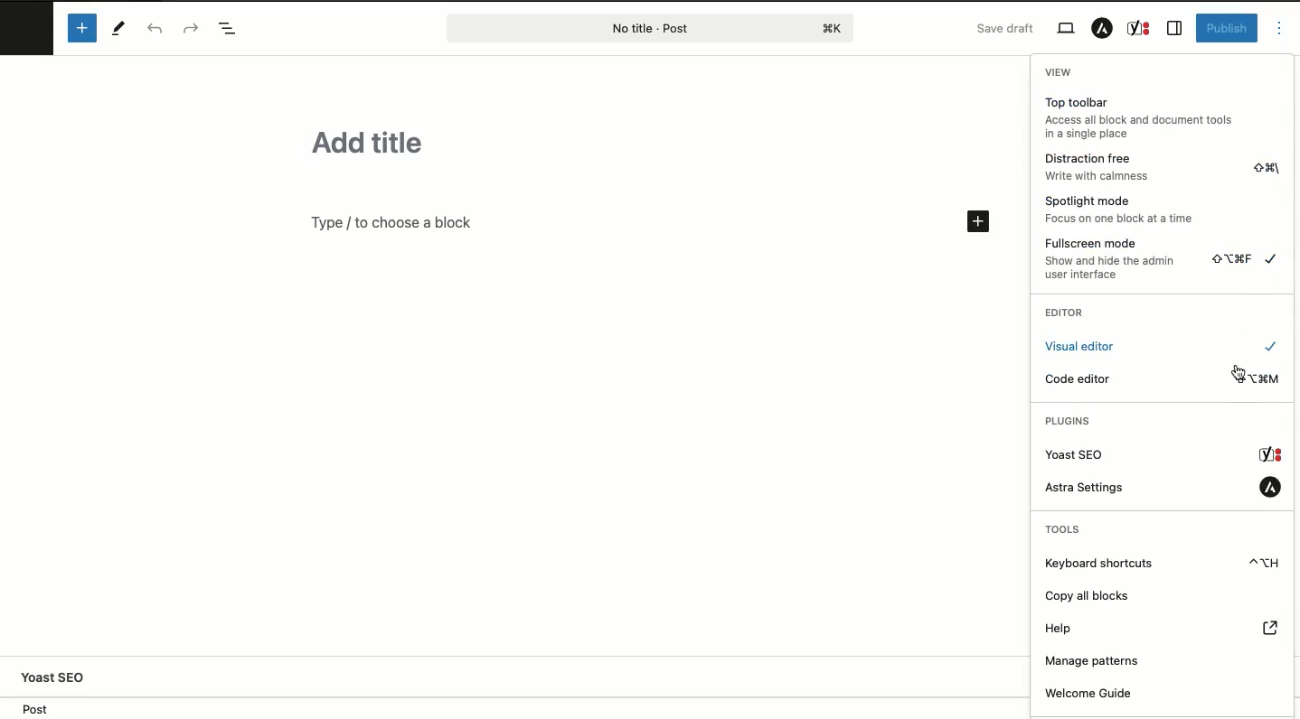 Image resolution: width=1300 pixels, height=719 pixels. Describe the element at coordinates (515, 710) in the screenshot. I see `Location` at that location.